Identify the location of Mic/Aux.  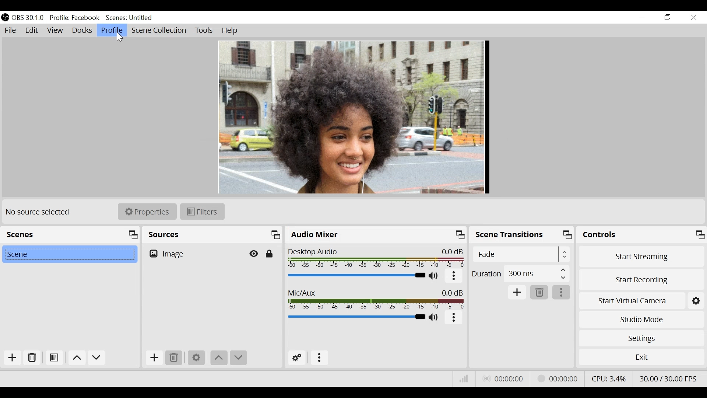
(356, 317).